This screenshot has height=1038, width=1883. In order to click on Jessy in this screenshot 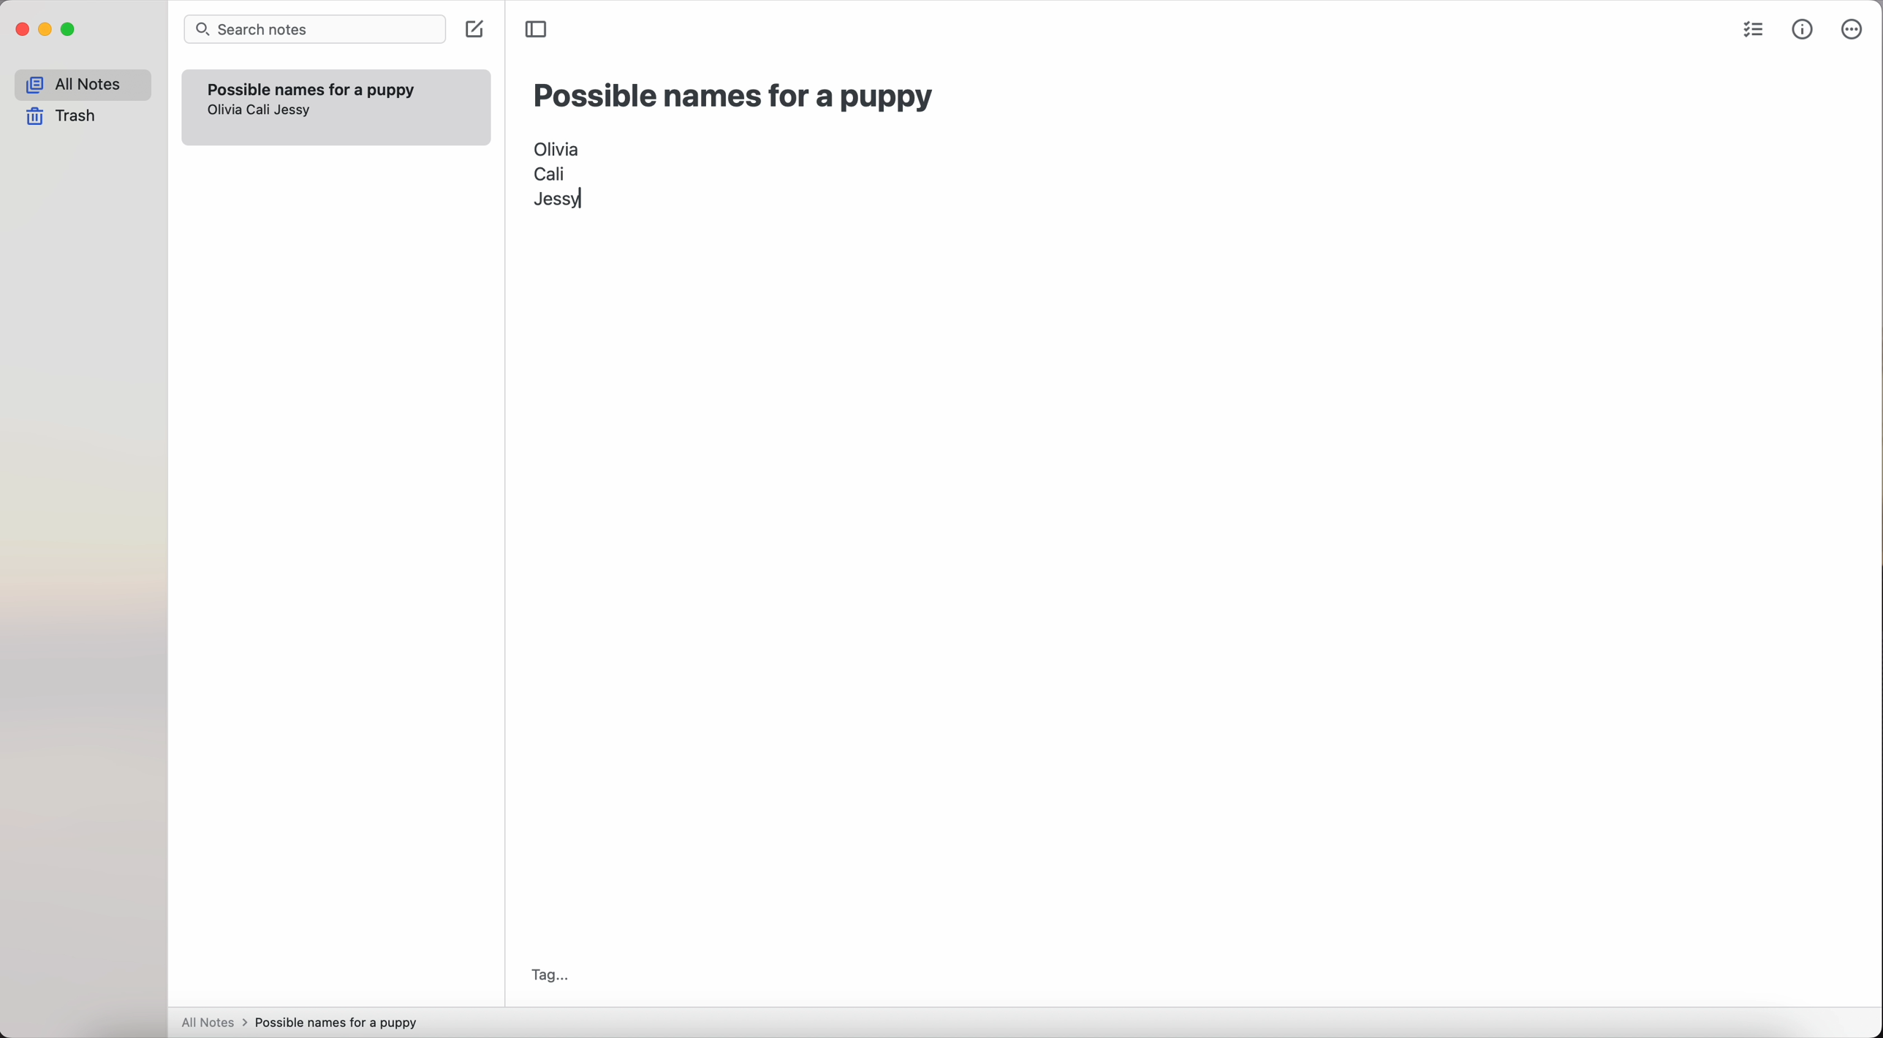, I will do `click(293, 110)`.